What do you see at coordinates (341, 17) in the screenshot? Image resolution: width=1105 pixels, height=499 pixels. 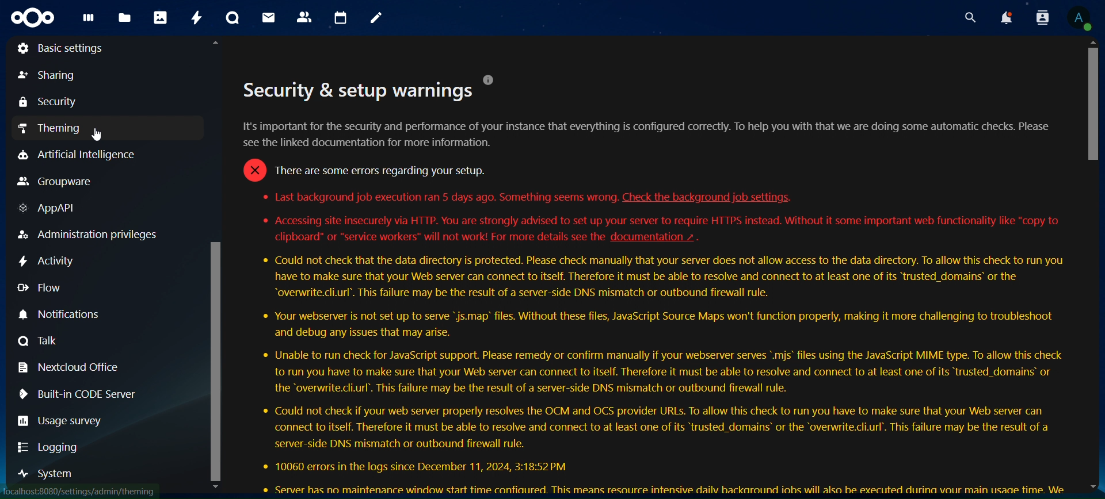 I see `calendar` at bounding box center [341, 17].